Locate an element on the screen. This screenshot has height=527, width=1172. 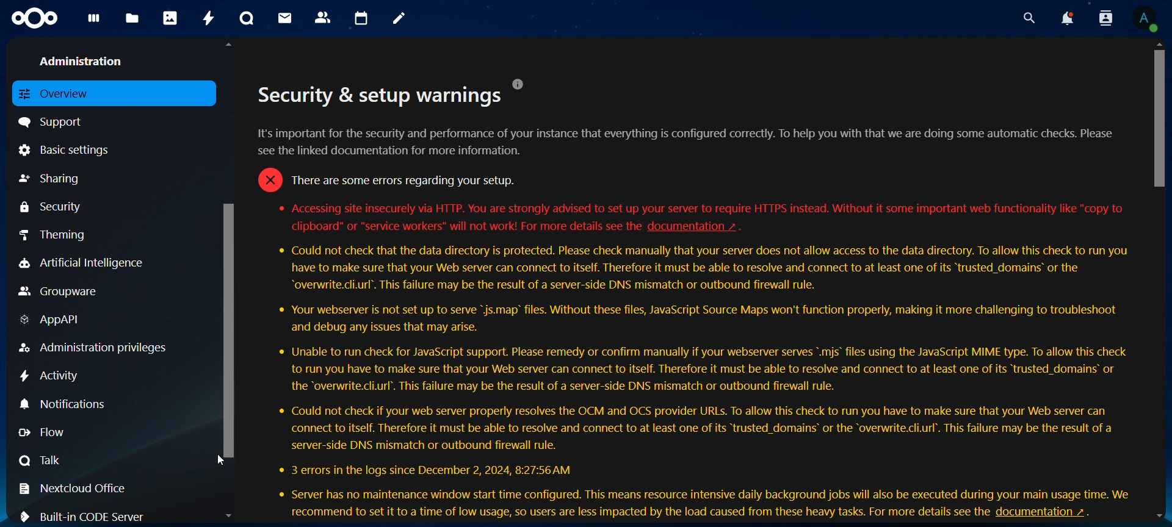
notes is located at coordinates (401, 19).